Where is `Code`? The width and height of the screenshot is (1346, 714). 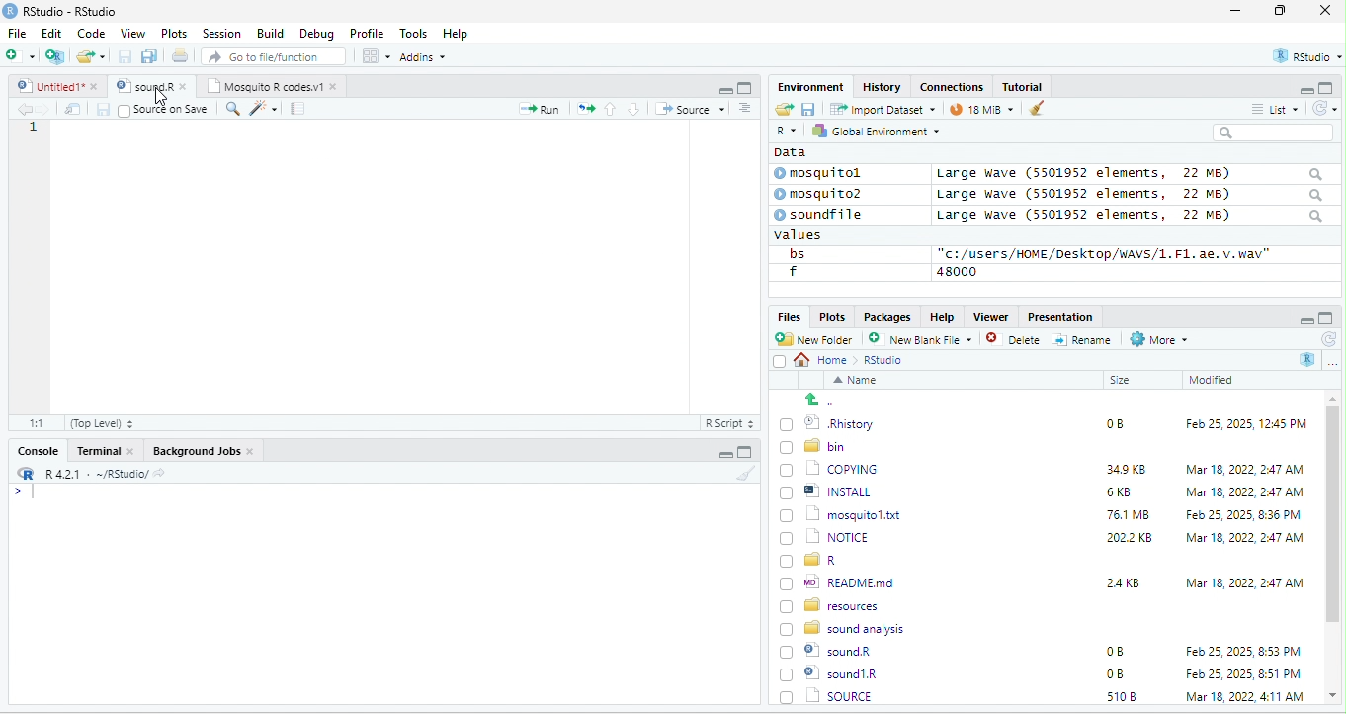
Code is located at coordinates (92, 33).